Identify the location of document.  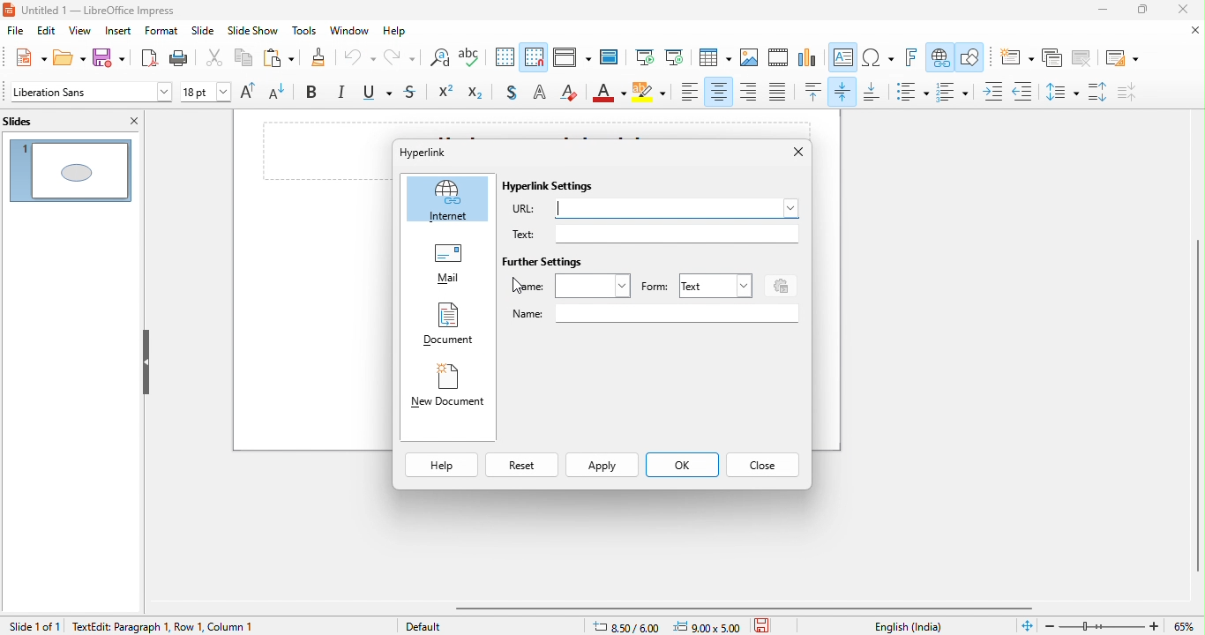
(447, 326).